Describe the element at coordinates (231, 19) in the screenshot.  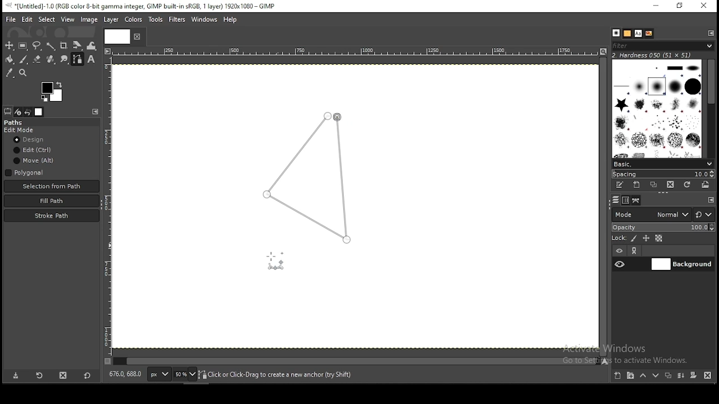
I see `help` at that location.